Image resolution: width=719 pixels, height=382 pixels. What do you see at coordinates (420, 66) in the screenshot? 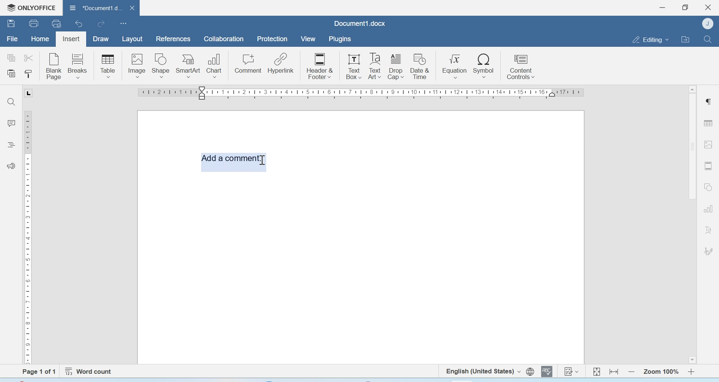
I see `Date & Time` at bounding box center [420, 66].